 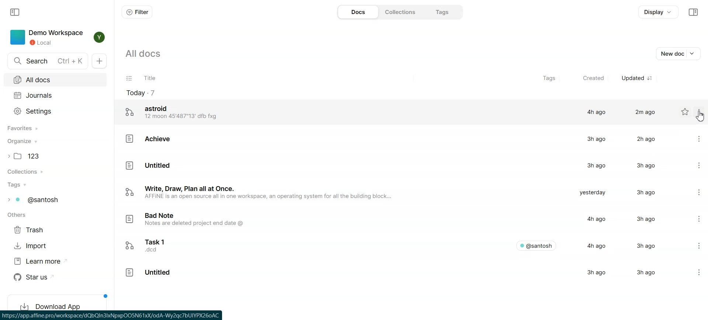 What do you see at coordinates (130, 79) in the screenshot?
I see `Checklist` at bounding box center [130, 79].